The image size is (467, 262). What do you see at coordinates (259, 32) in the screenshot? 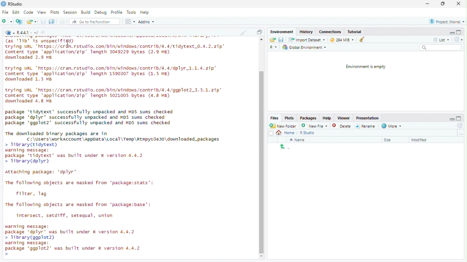
I see `Copy` at bounding box center [259, 32].